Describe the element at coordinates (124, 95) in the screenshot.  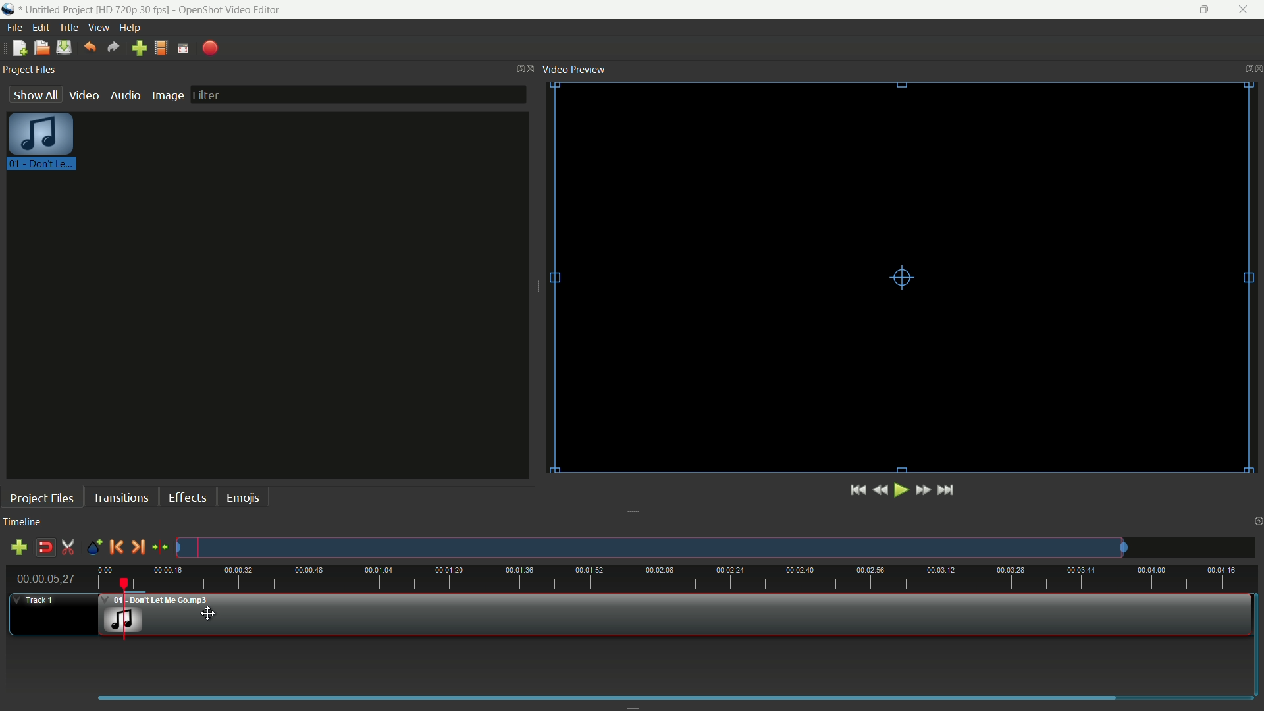
I see `audio` at that location.